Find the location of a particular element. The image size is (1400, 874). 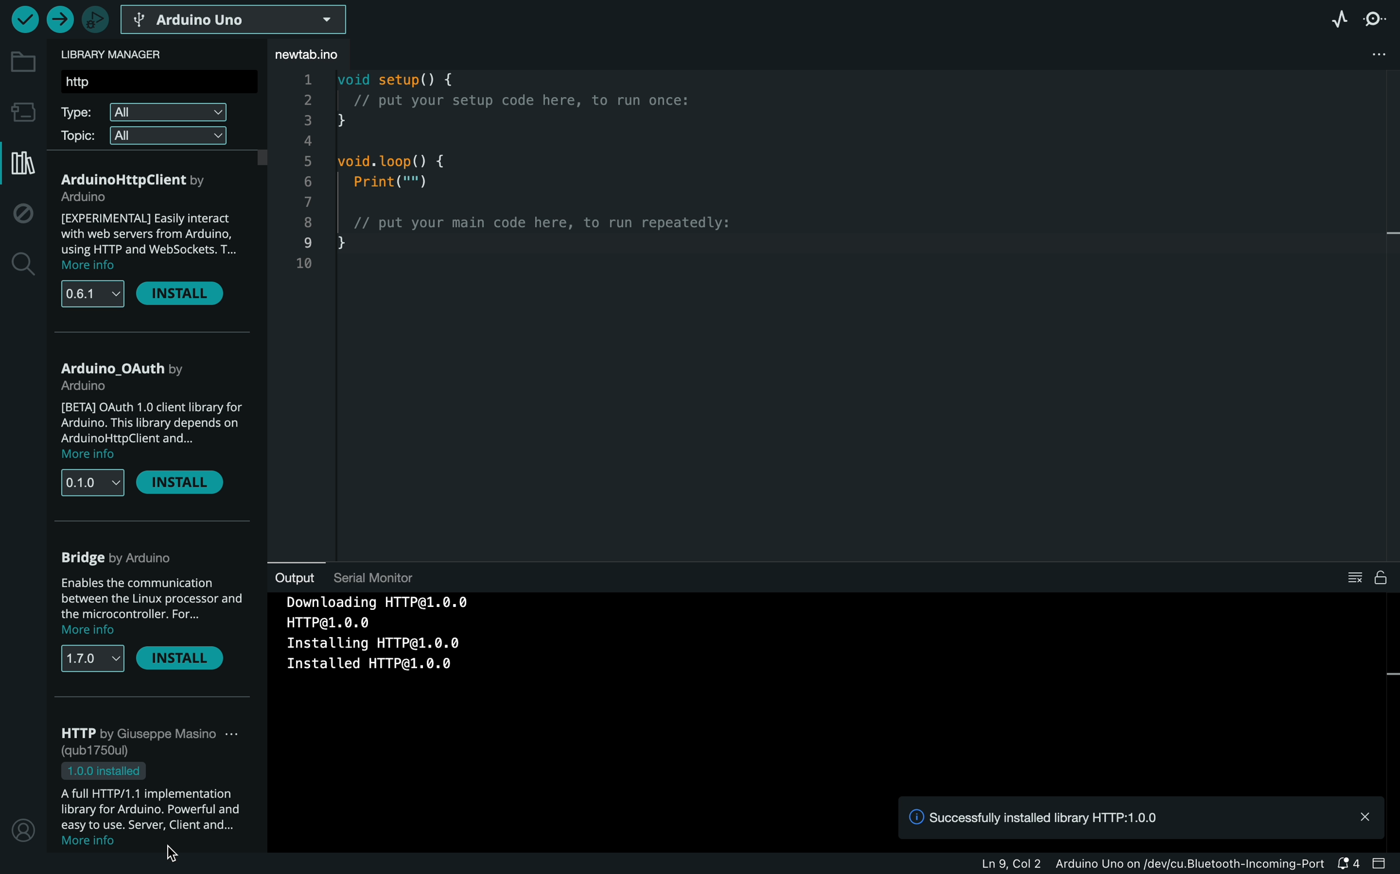

description is located at coordinates (152, 608).